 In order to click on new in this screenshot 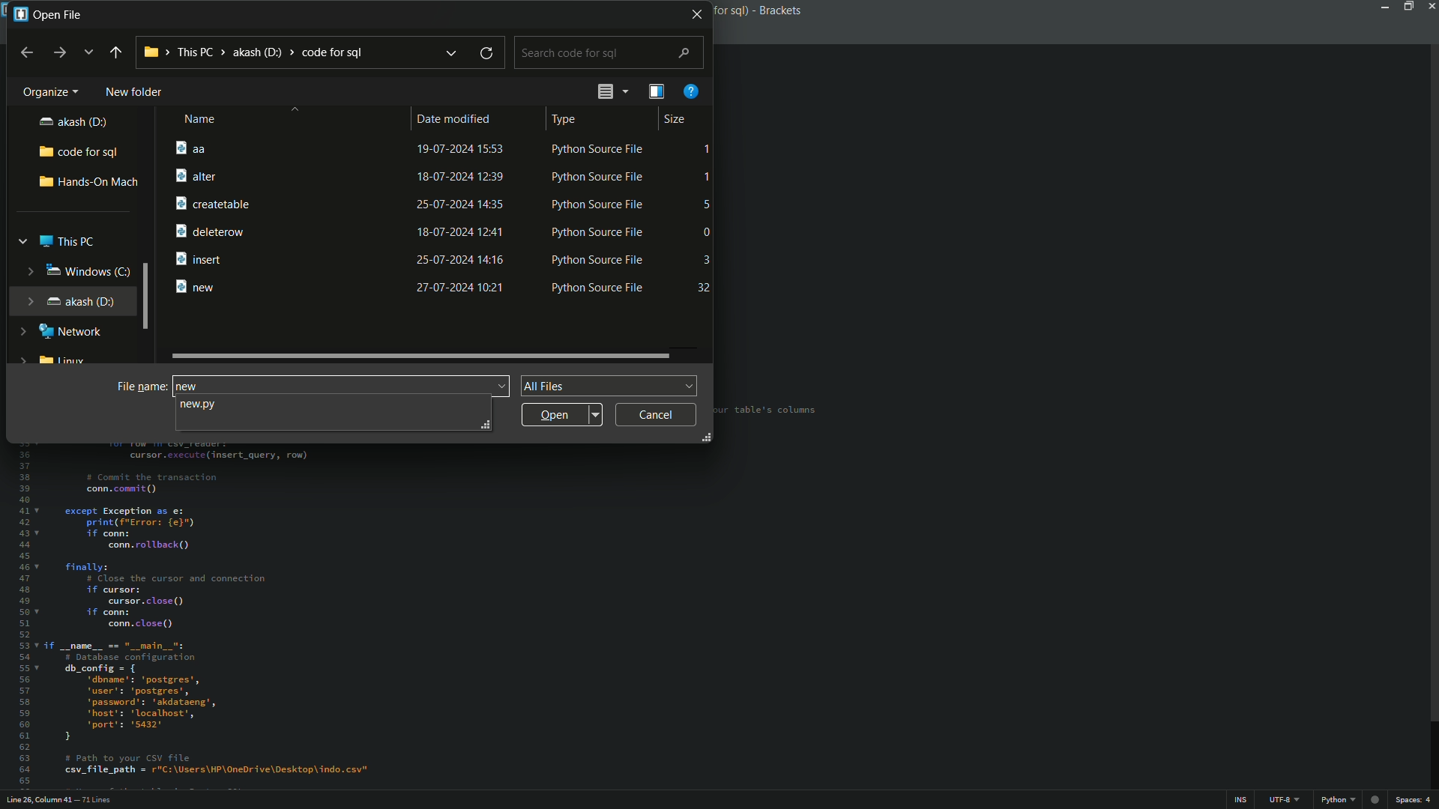, I will do `click(187, 386)`.